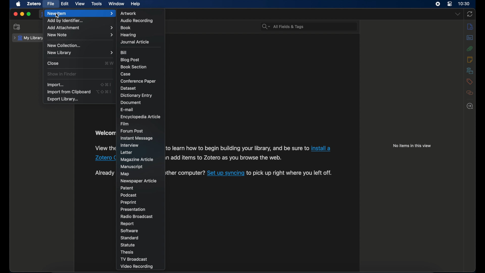 The image size is (485, 273). What do you see at coordinates (458, 14) in the screenshot?
I see `dropdown` at bounding box center [458, 14].